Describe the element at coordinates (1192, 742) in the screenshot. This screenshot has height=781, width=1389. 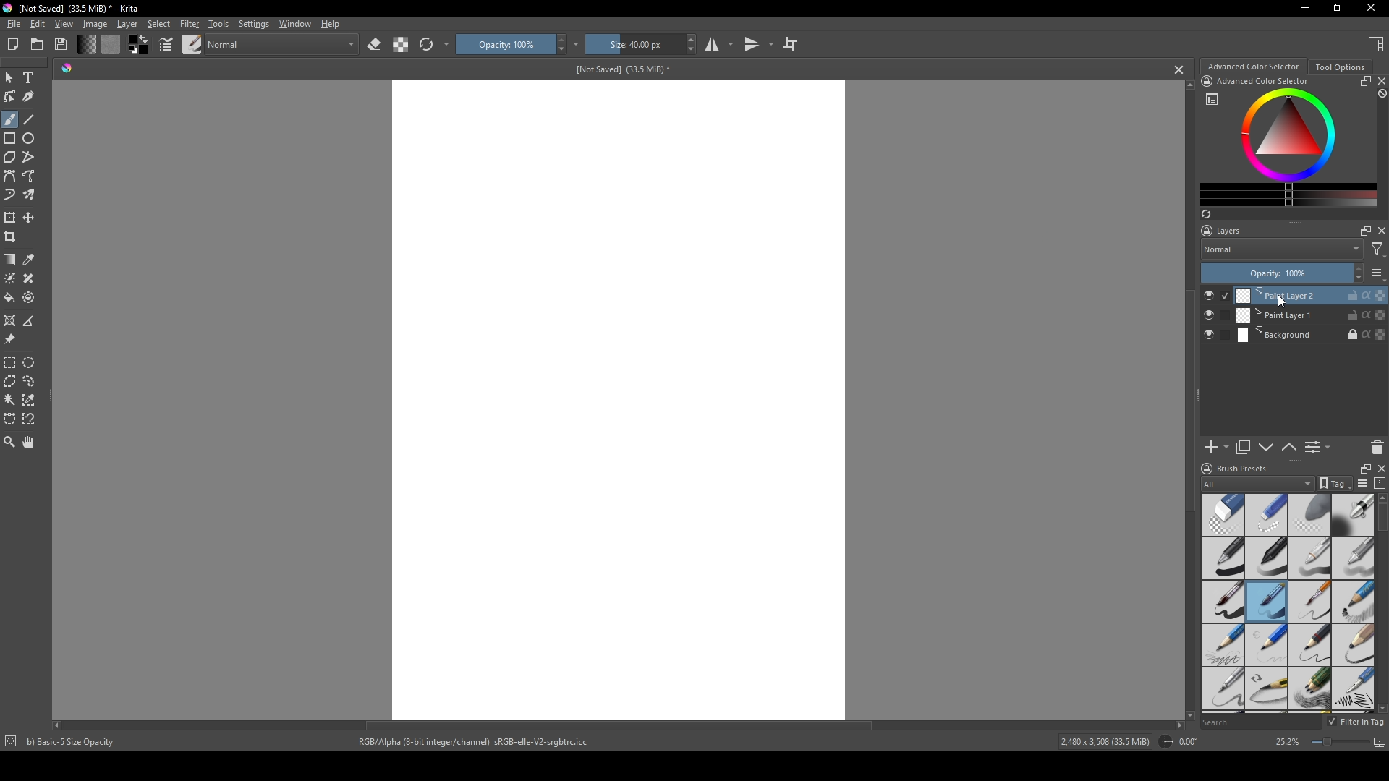
I see `0.00` at that location.